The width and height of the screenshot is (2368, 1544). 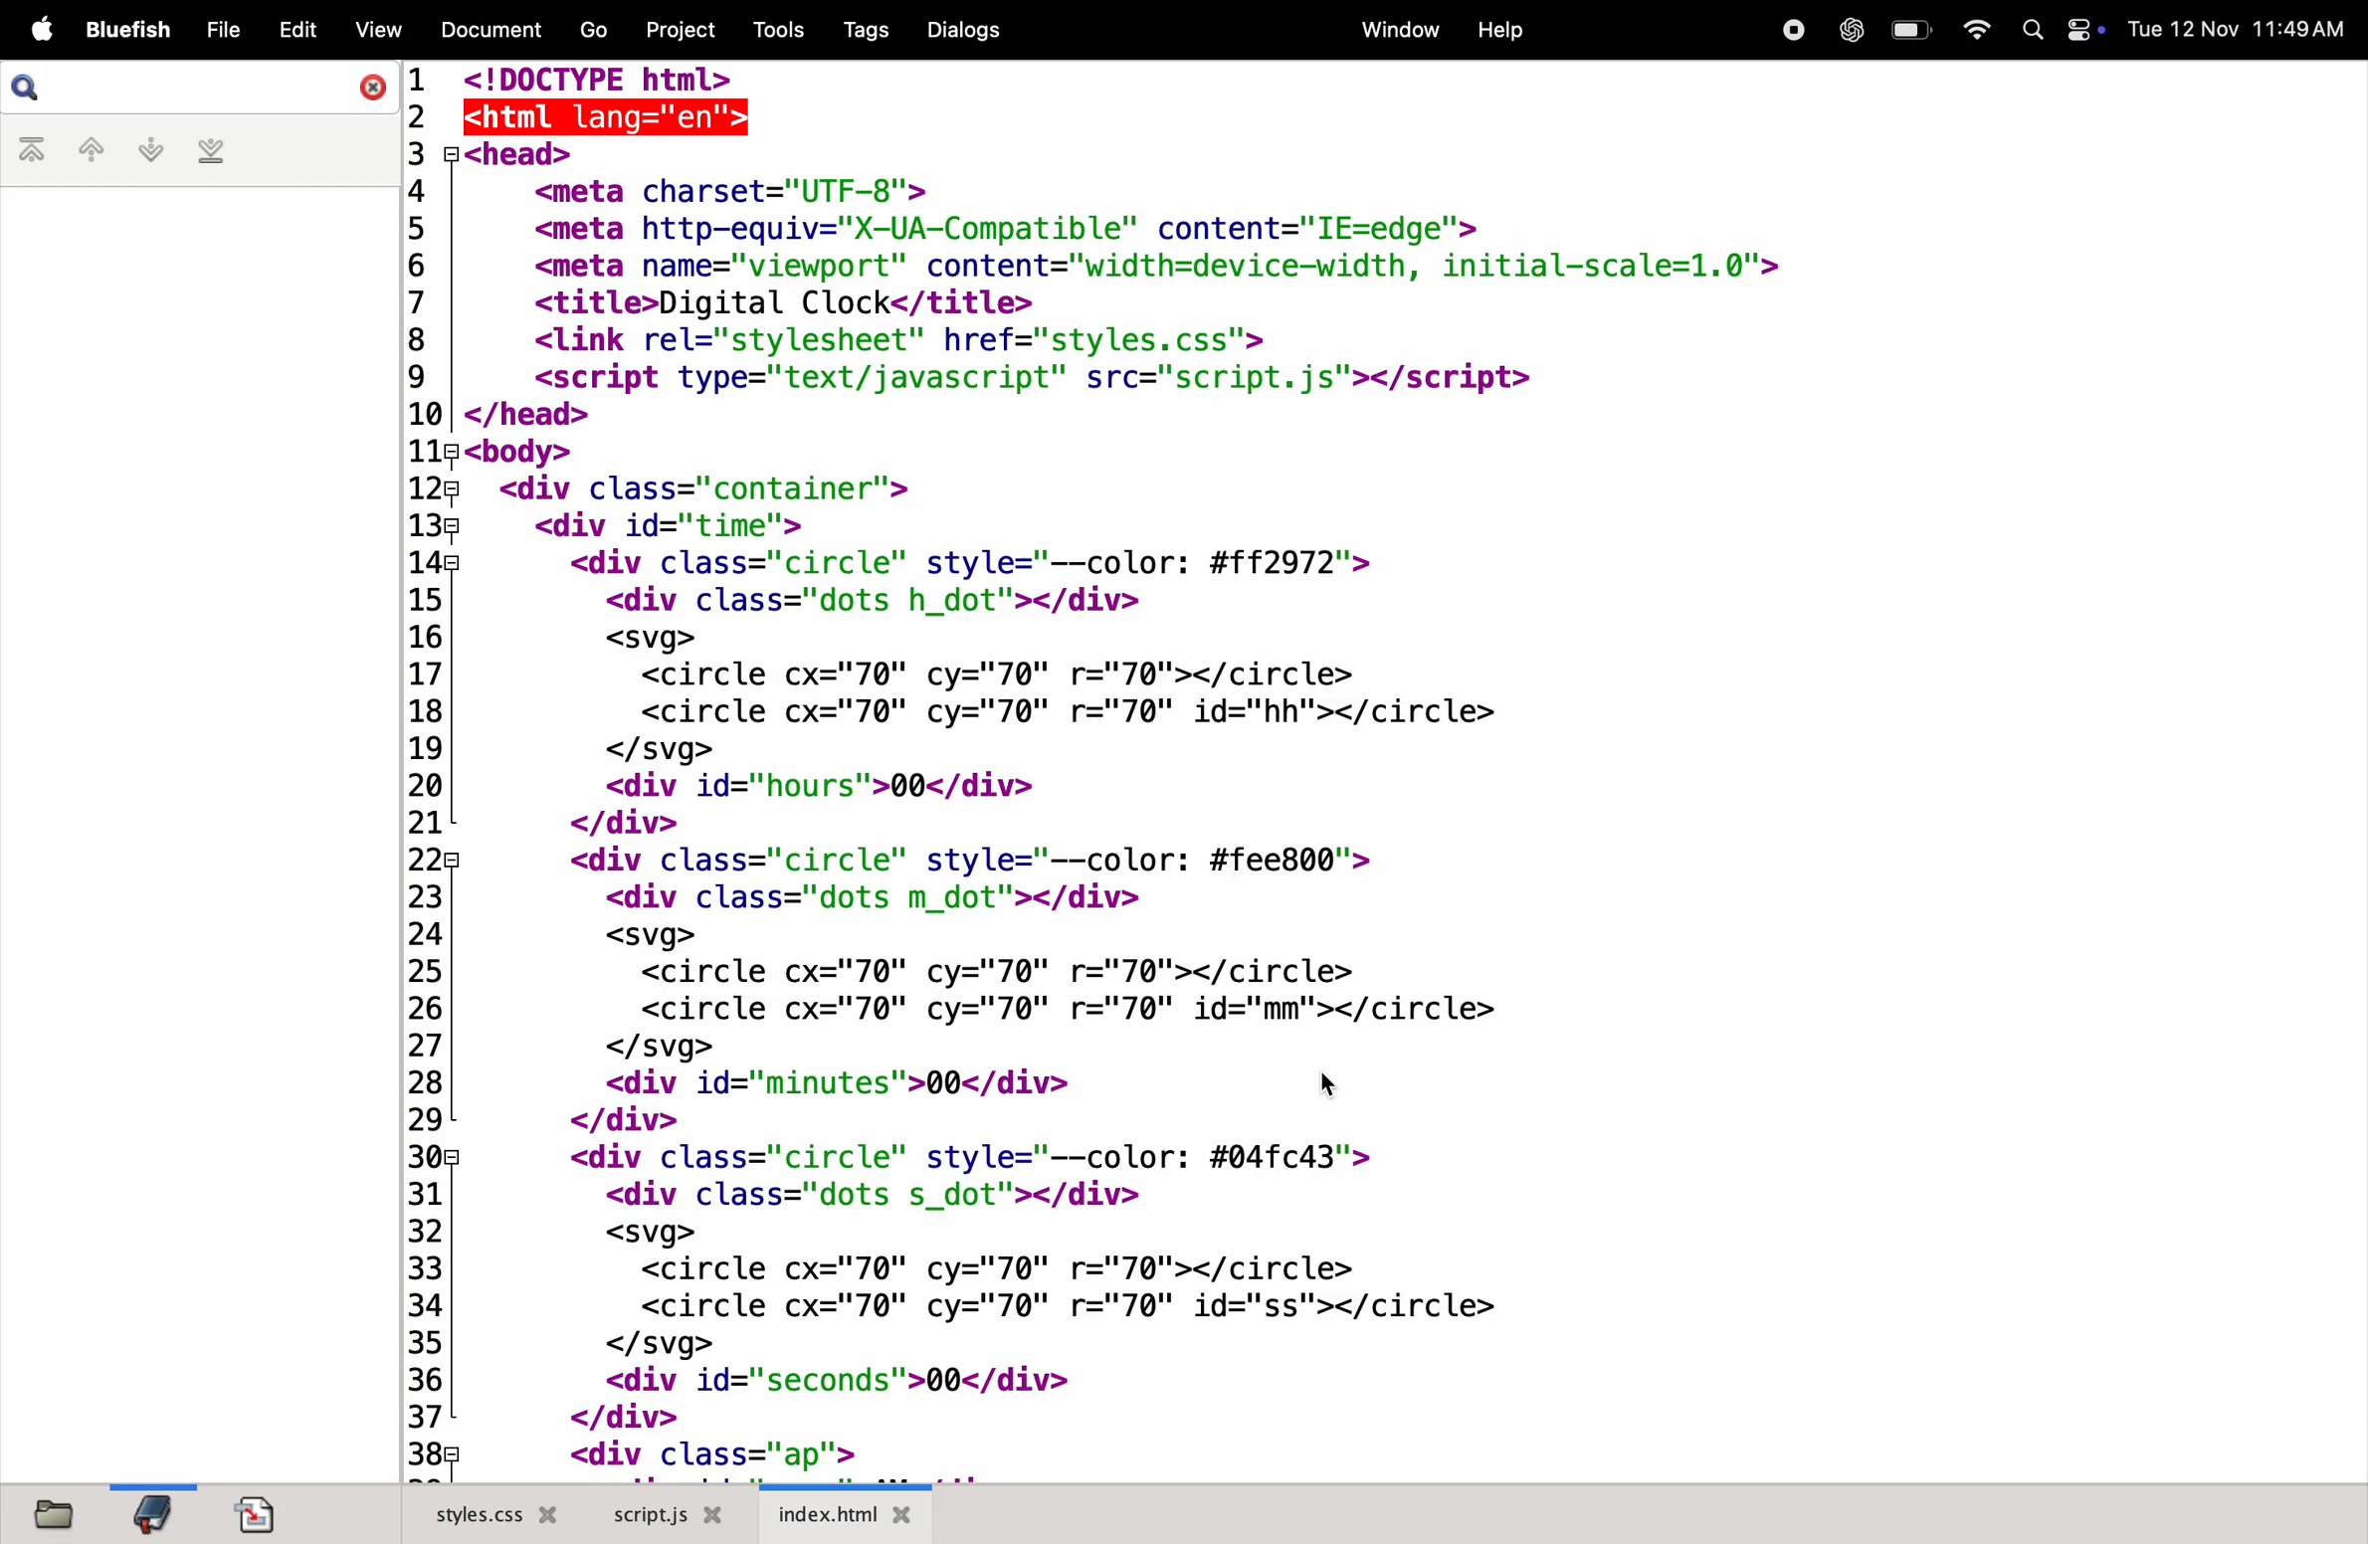 What do you see at coordinates (294, 29) in the screenshot?
I see `edit` at bounding box center [294, 29].